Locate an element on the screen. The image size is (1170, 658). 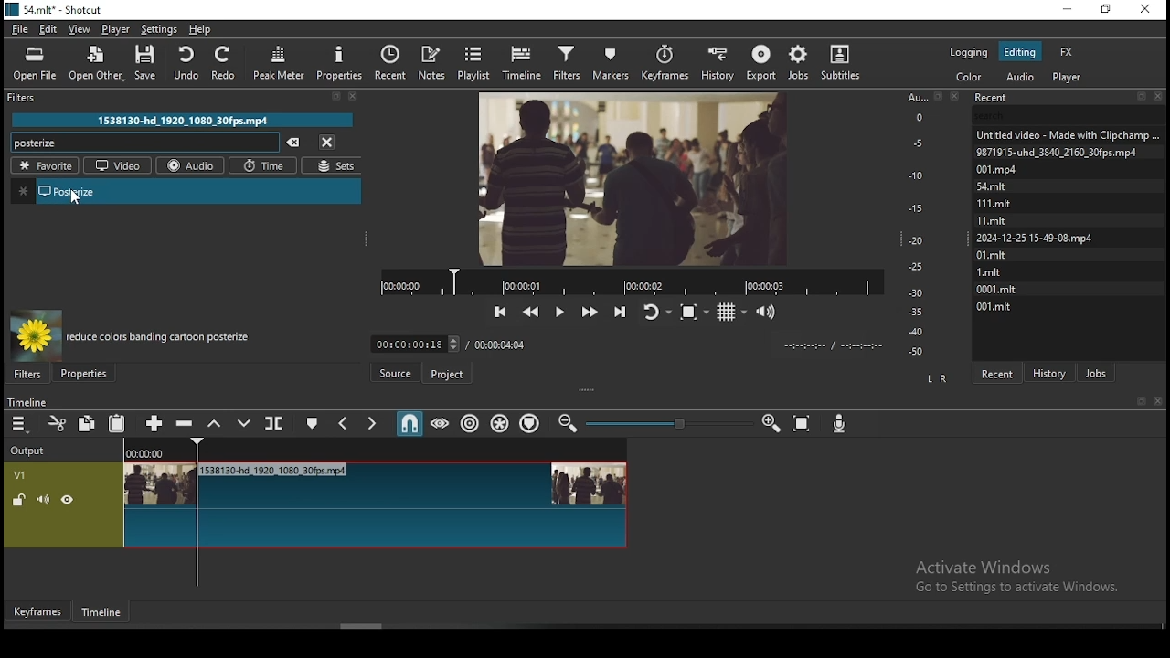
toggle zoom is located at coordinates (694, 310).